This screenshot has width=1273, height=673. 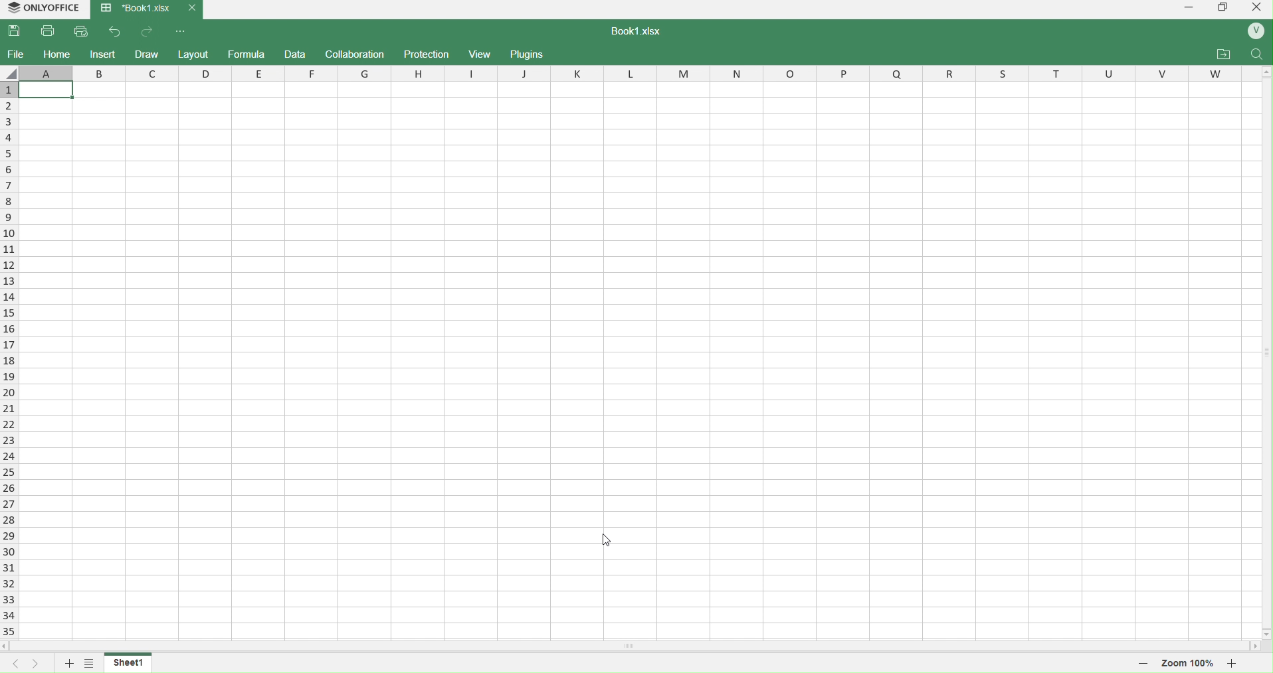 I want to click on save, so click(x=18, y=31).